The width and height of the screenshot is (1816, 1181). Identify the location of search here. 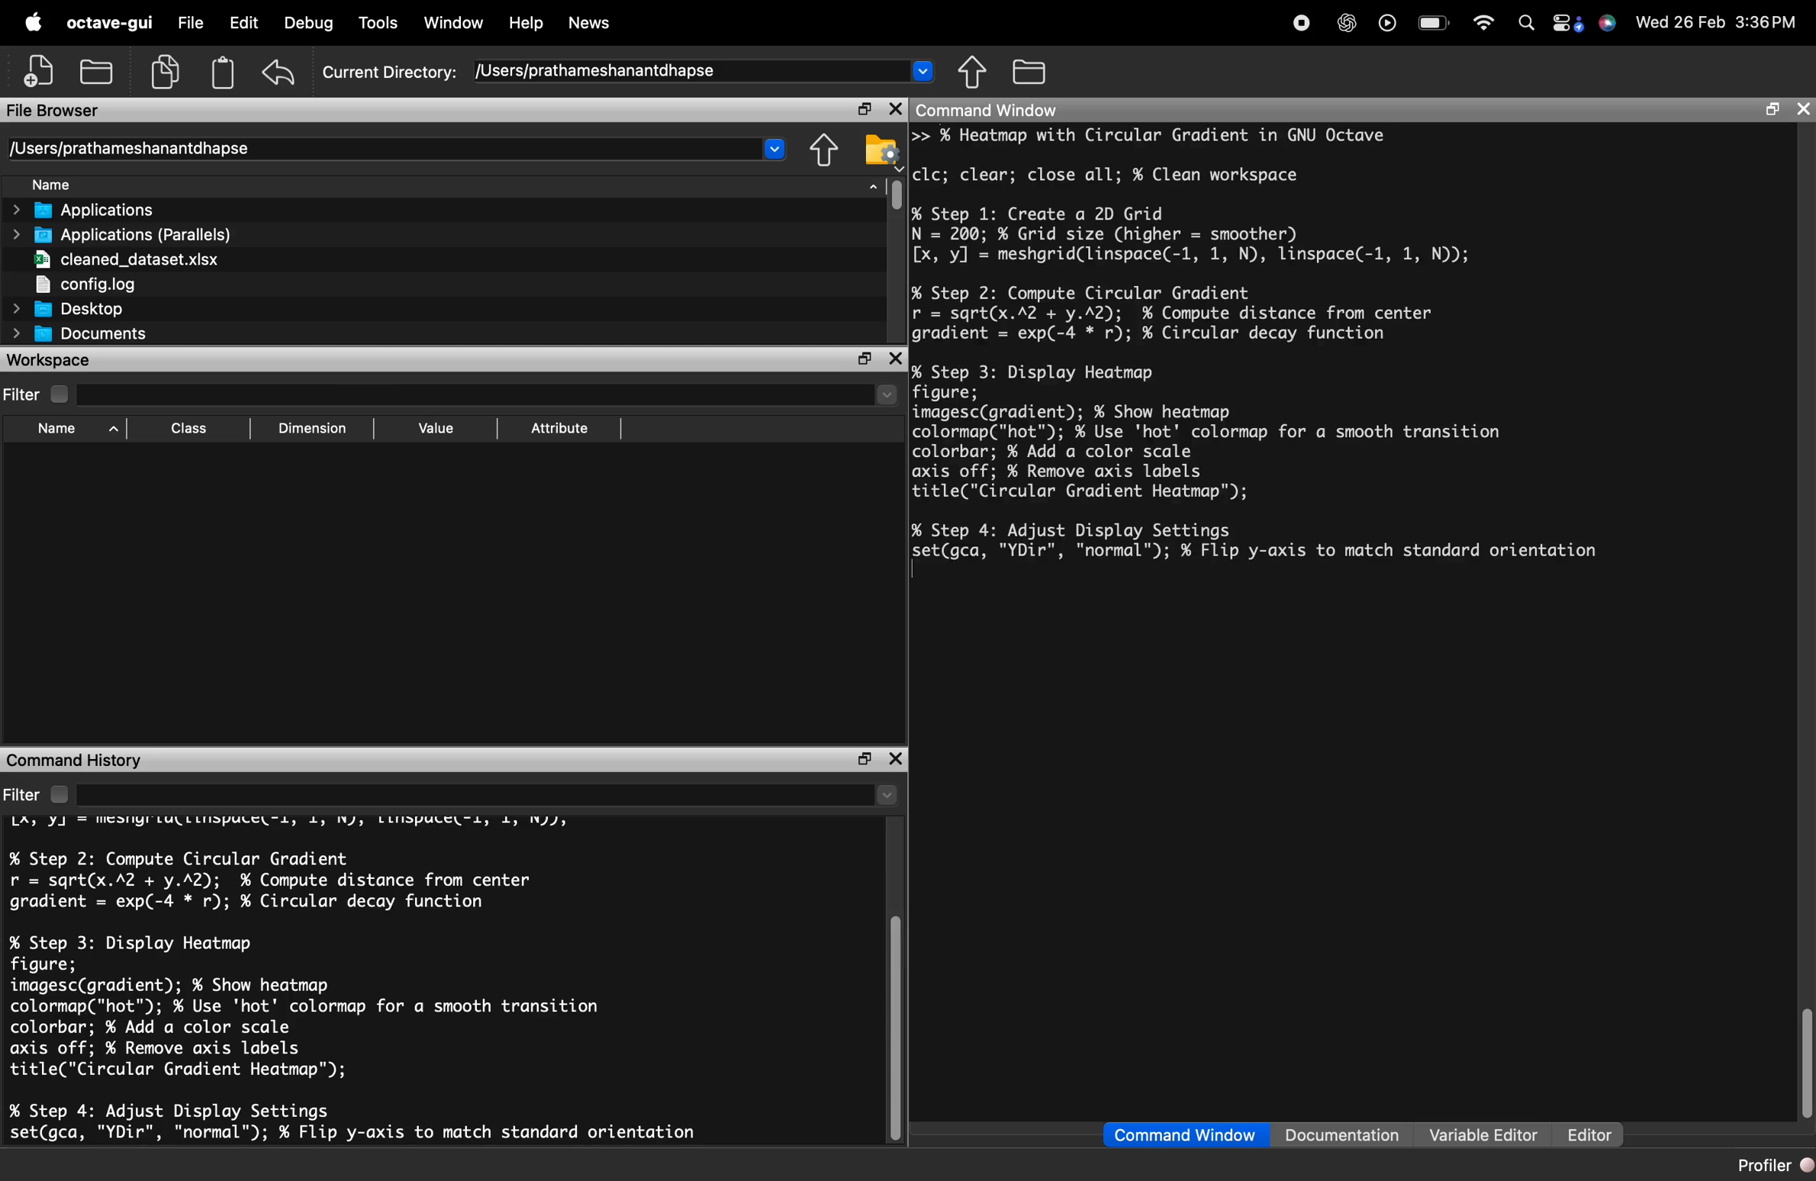
(490, 793).